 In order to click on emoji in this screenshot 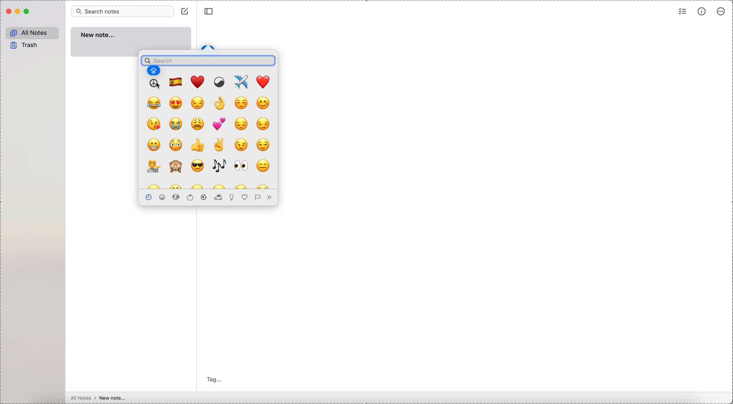, I will do `click(242, 186)`.